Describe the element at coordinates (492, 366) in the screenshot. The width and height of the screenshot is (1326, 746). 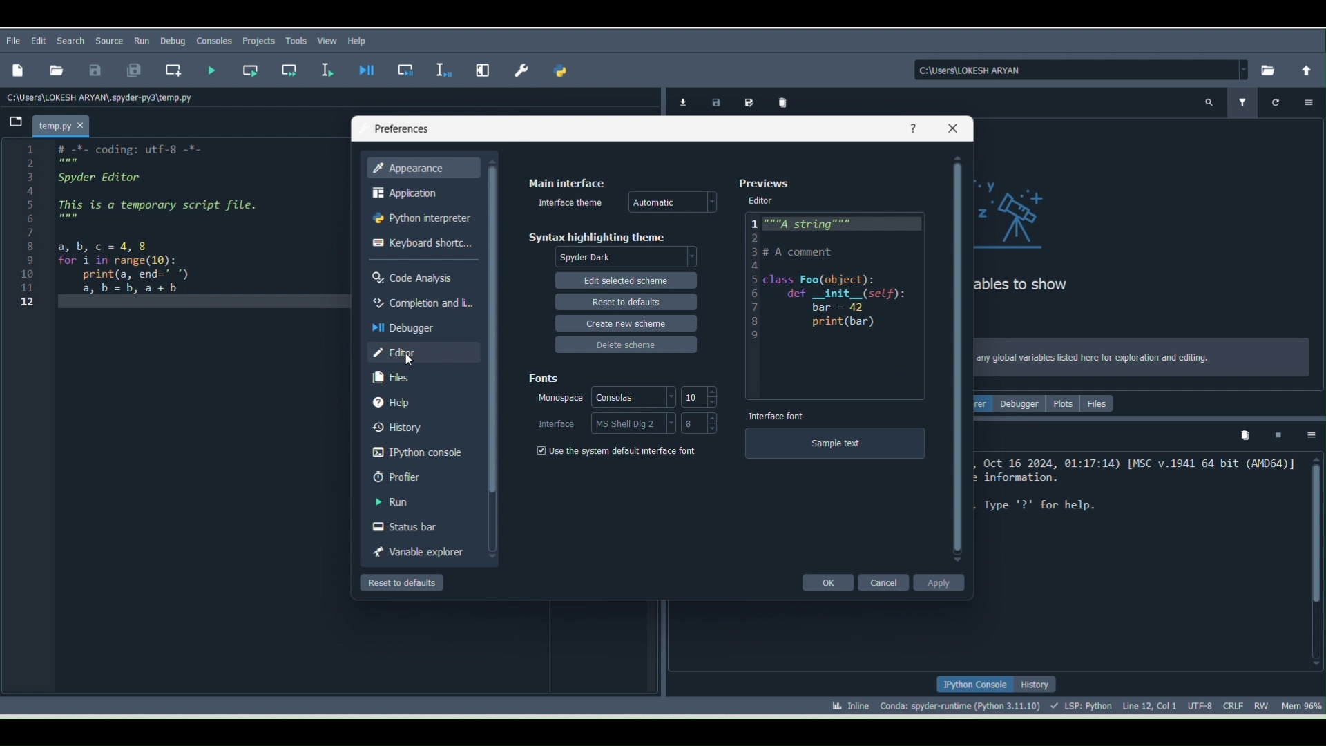
I see `Scrollbar` at that location.